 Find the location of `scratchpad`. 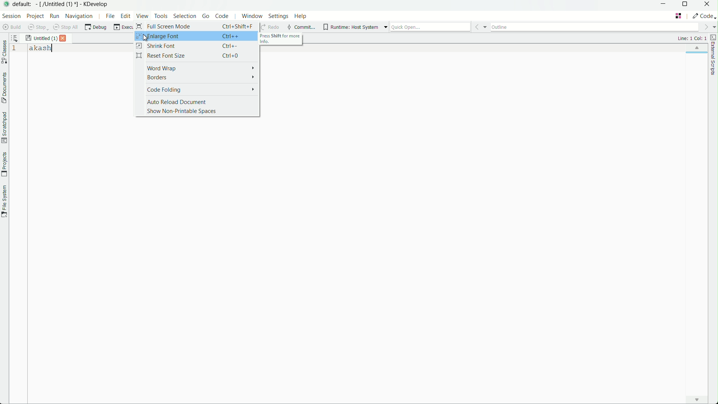

scratchpad is located at coordinates (4, 127).